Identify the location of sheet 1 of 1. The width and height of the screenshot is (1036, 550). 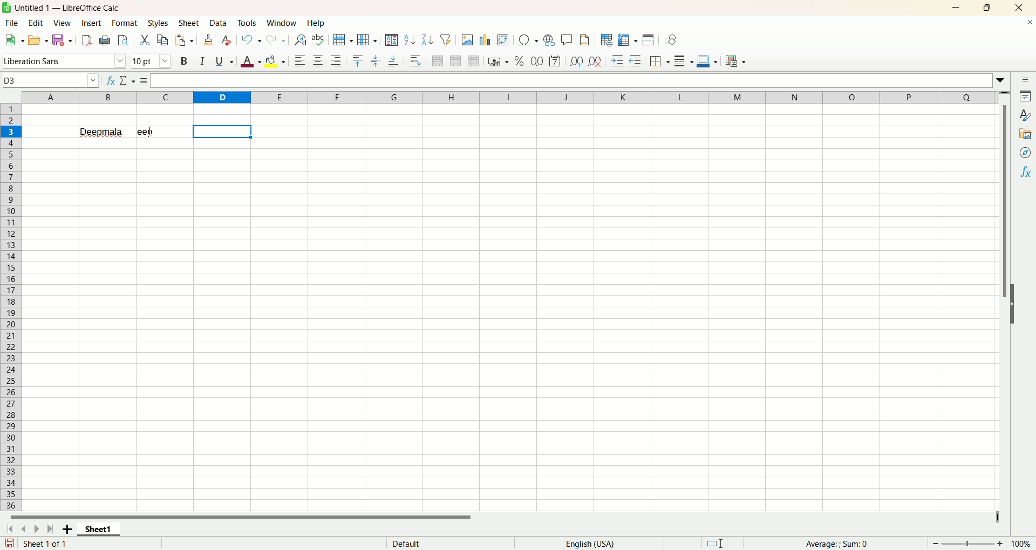
(45, 544).